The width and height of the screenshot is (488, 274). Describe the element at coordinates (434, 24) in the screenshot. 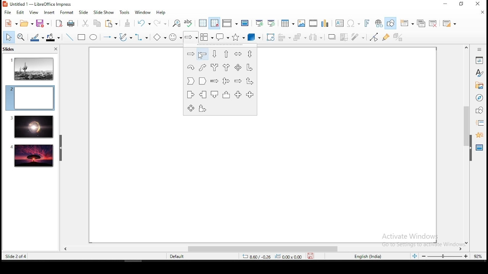

I see `delete slide` at that location.